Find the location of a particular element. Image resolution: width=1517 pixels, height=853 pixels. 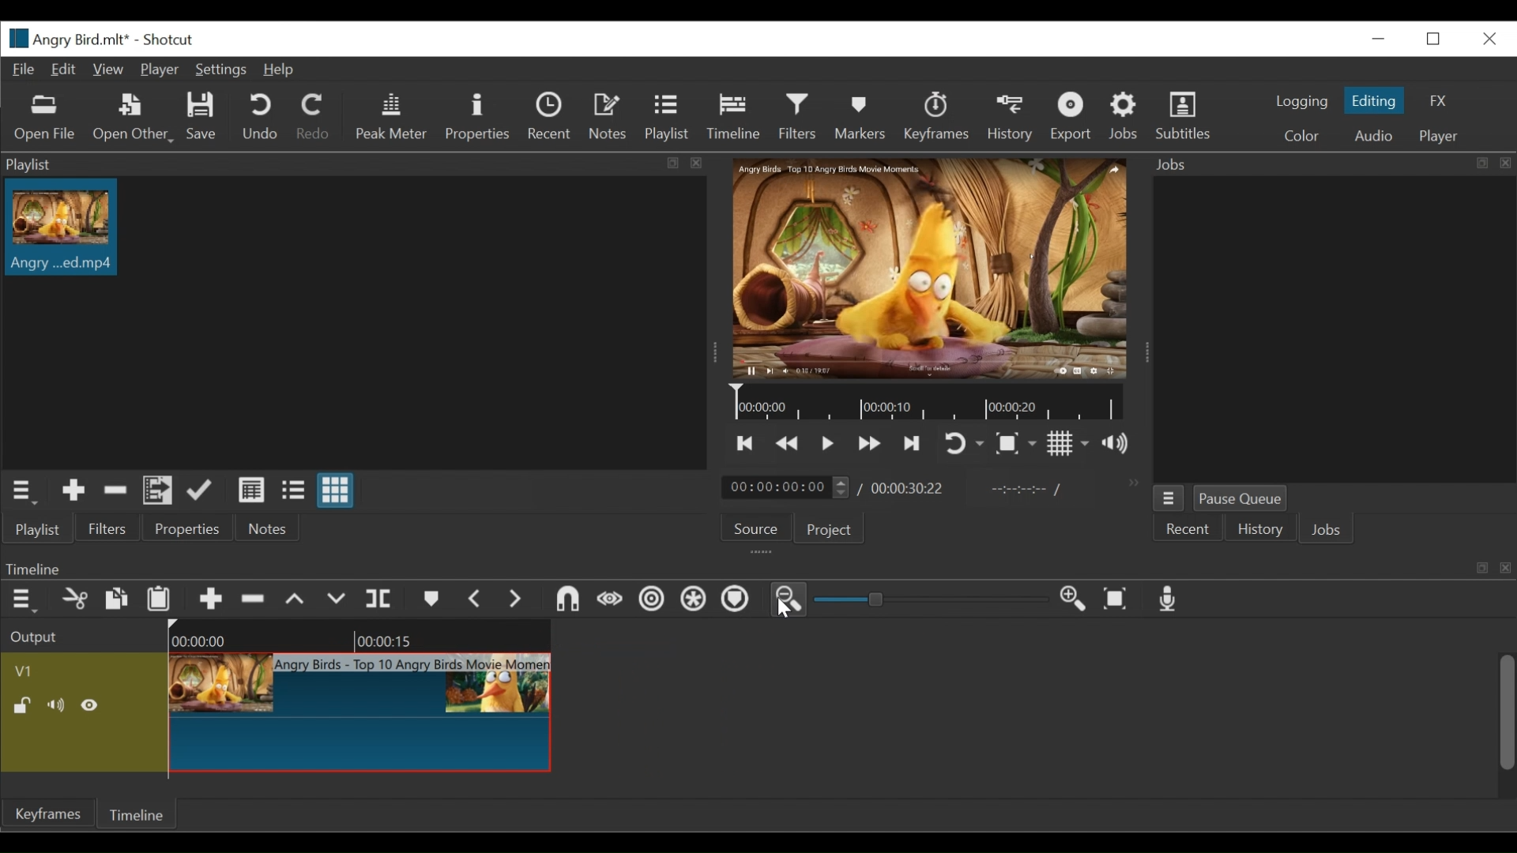

Video Track Name is located at coordinates (81, 669).